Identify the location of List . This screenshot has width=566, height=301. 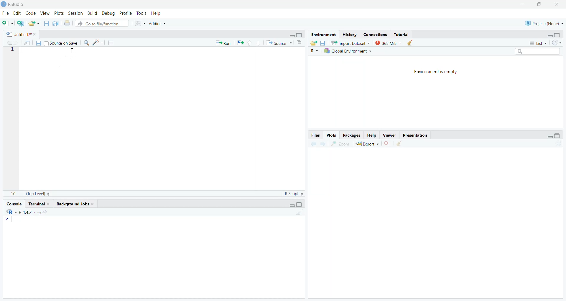
(537, 43).